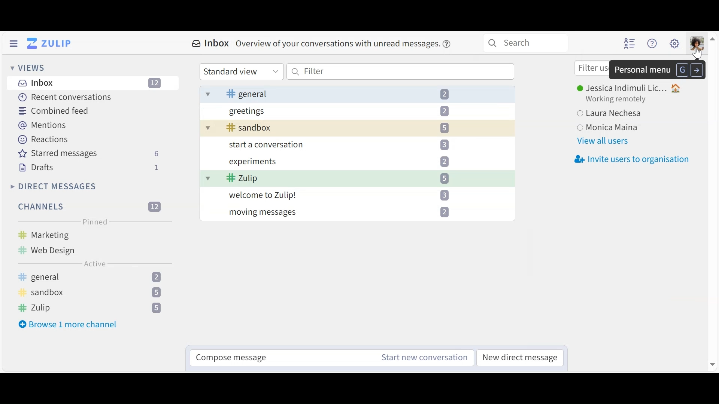  What do you see at coordinates (618, 100) in the screenshot?
I see `Status` at bounding box center [618, 100].